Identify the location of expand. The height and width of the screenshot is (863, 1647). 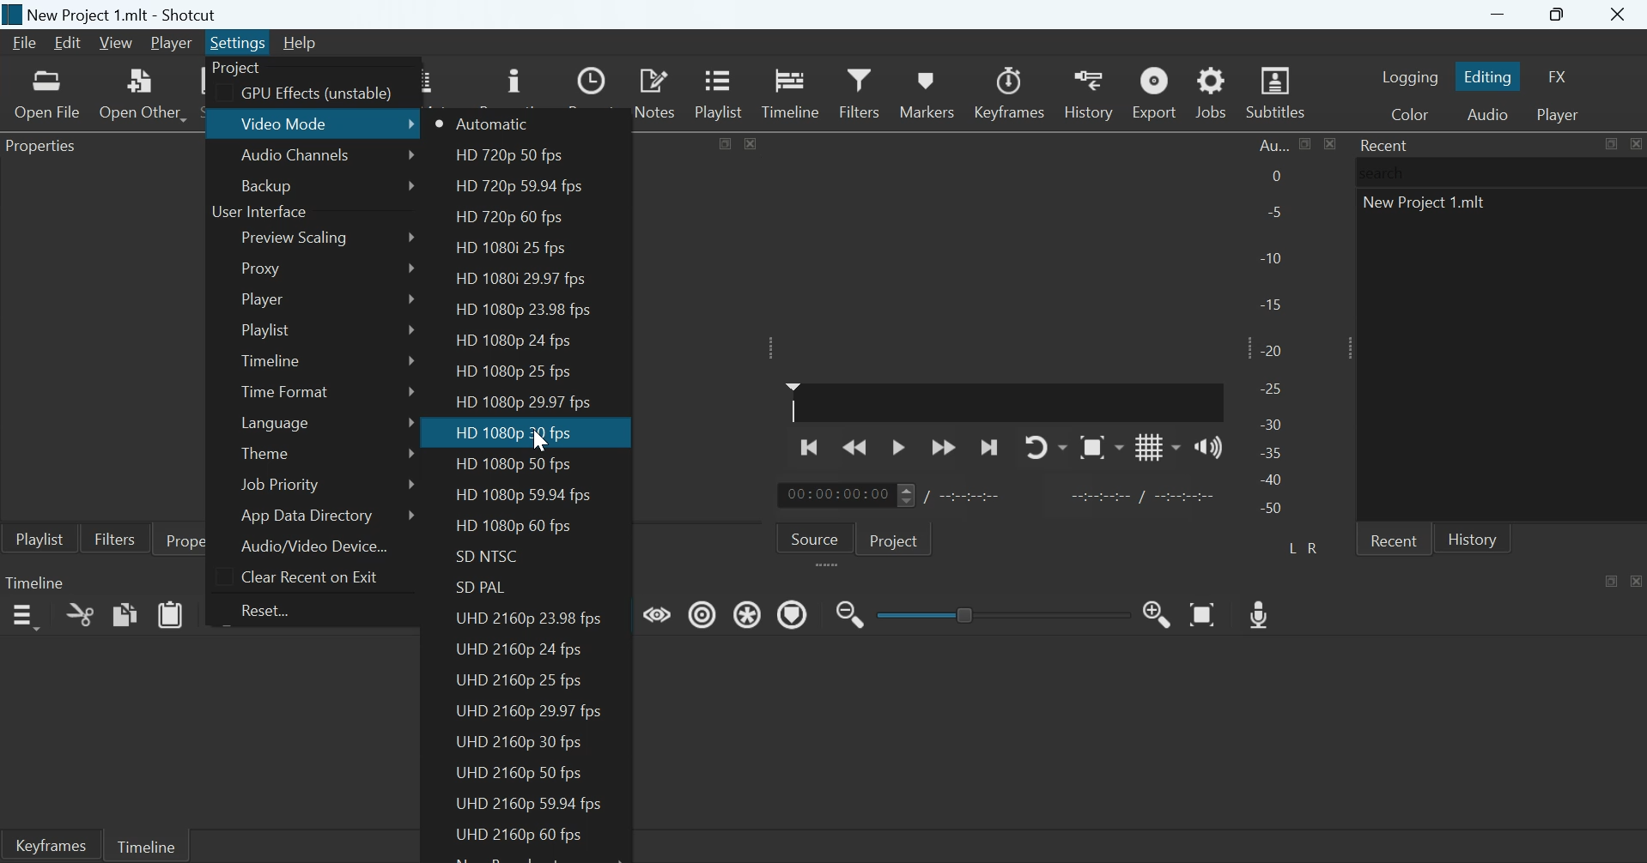
(830, 566).